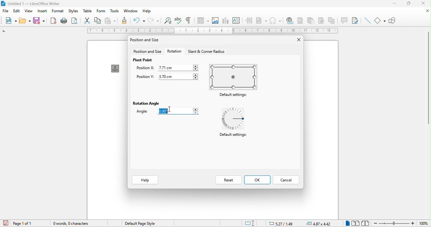 The image size is (431, 227). Describe the element at coordinates (228, 180) in the screenshot. I see `reset` at that location.